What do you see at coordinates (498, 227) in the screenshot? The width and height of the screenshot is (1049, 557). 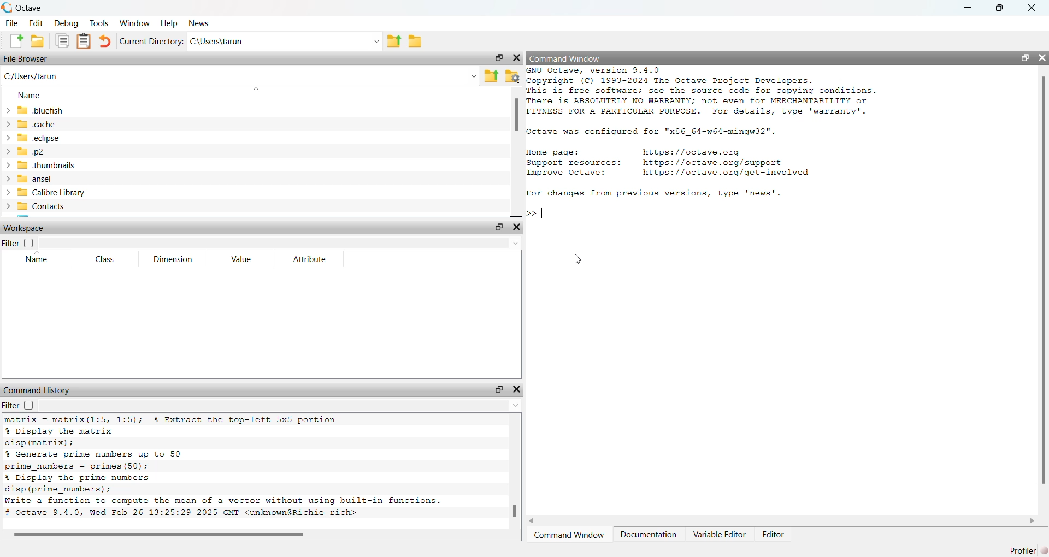 I see `open in separate window` at bounding box center [498, 227].